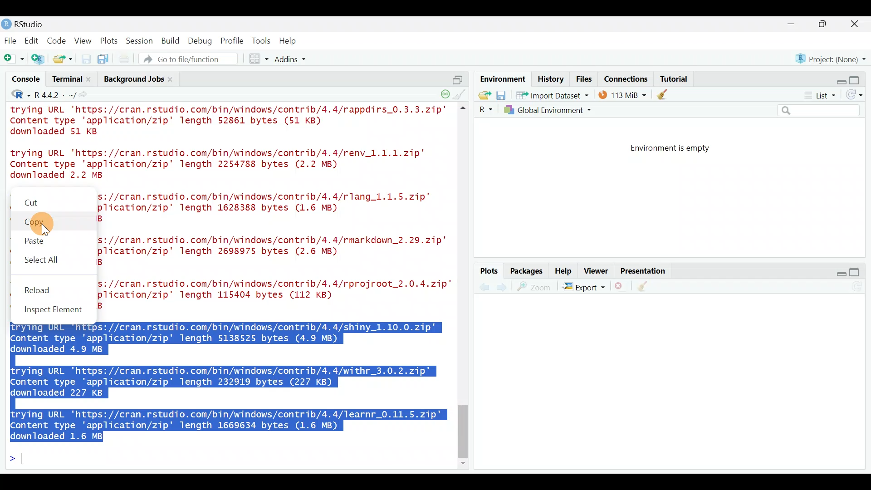 This screenshot has width=871, height=490. What do you see at coordinates (15, 96) in the screenshot?
I see `R` at bounding box center [15, 96].